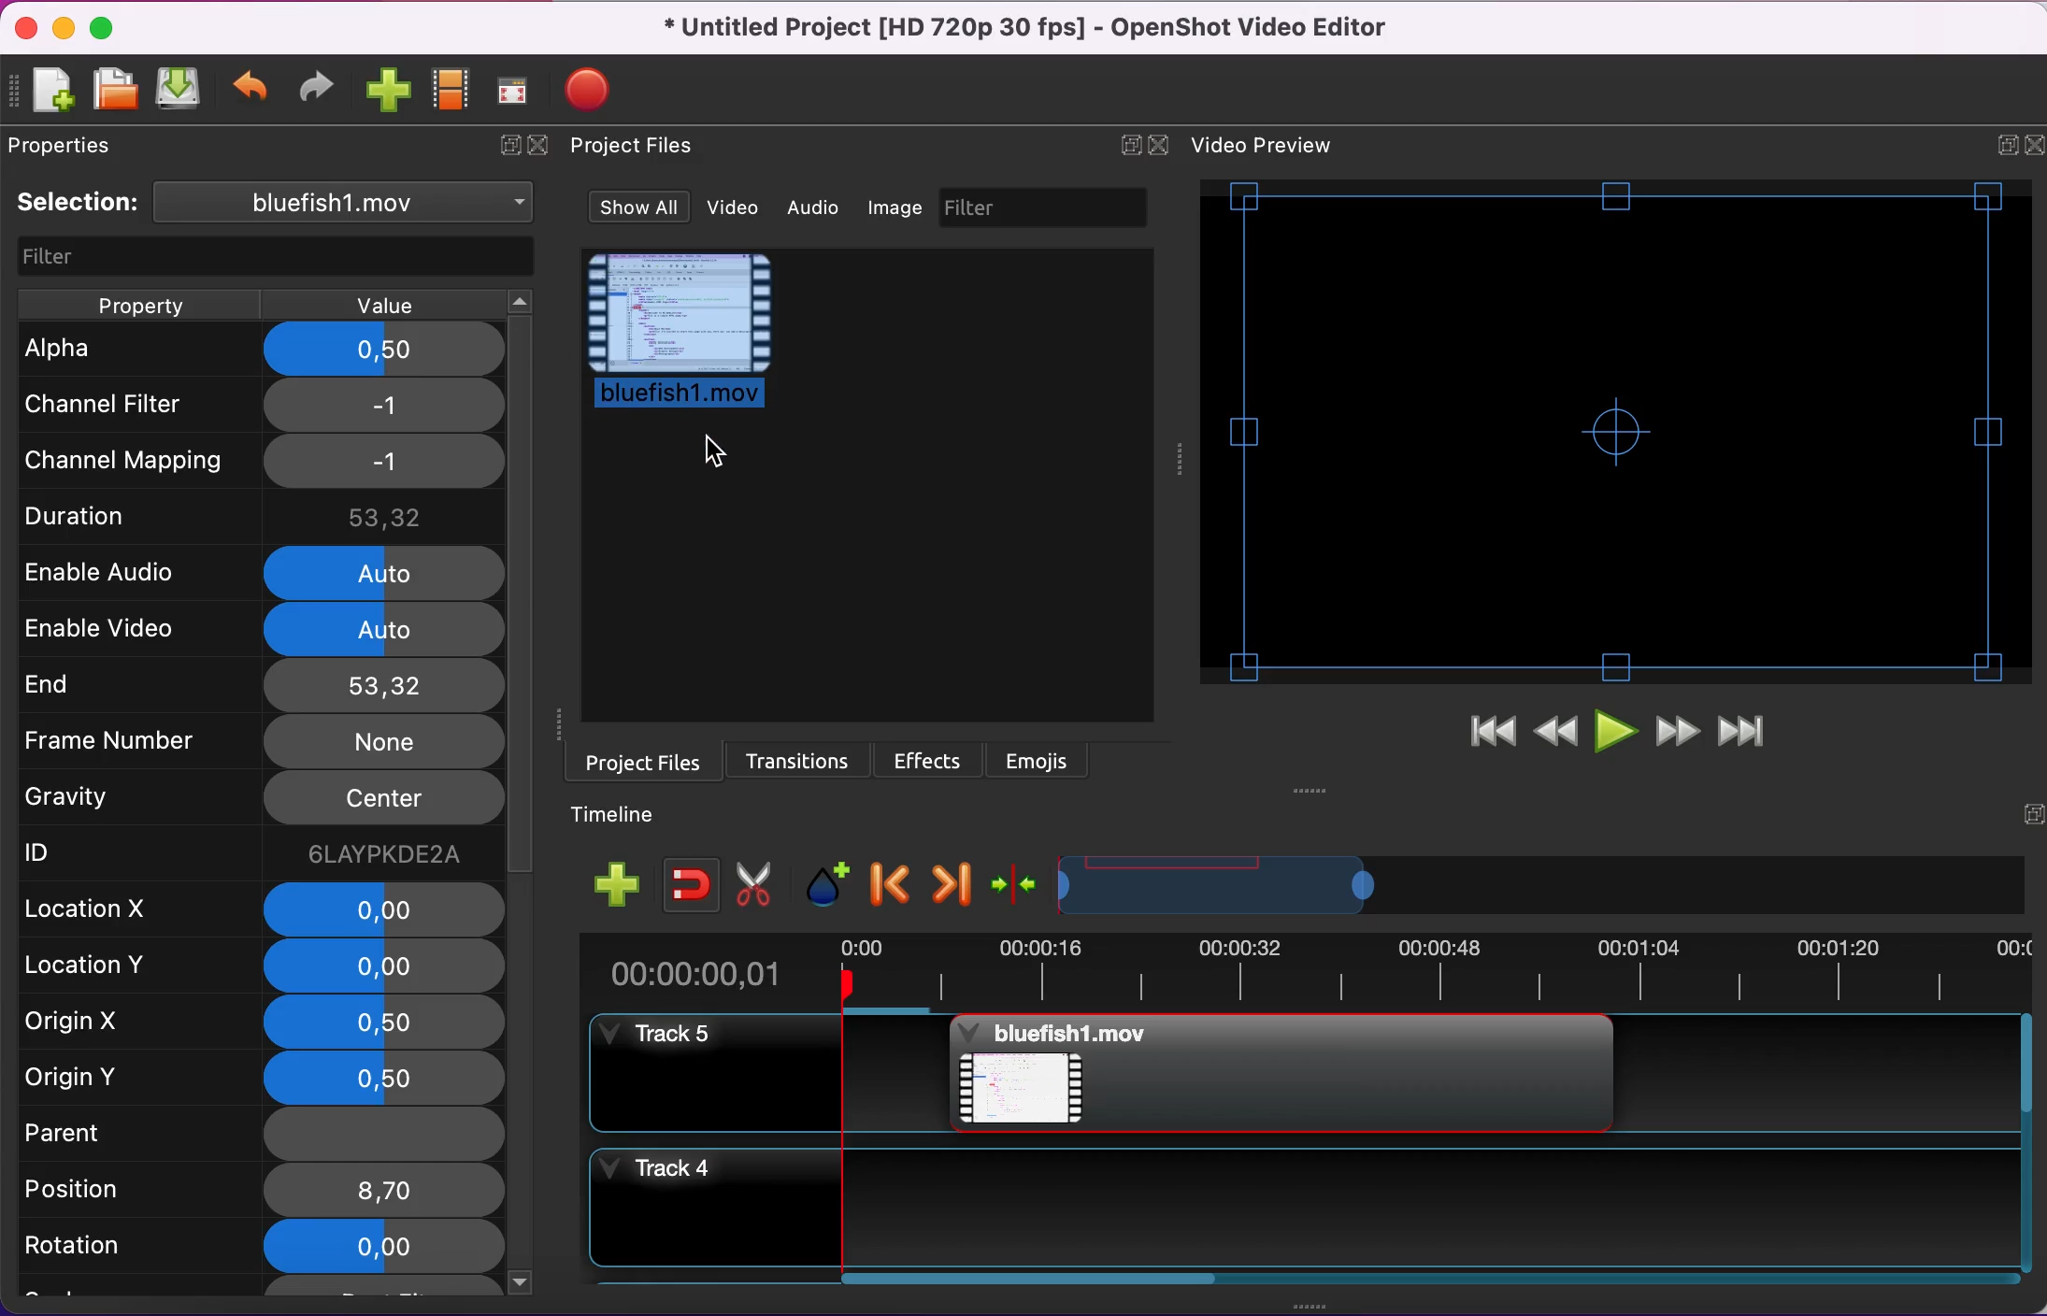 The width and height of the screenshot is (2047, 1316). Describe the element at coordinates (951, 886) in the screenshot. I see `next marker` at that location.